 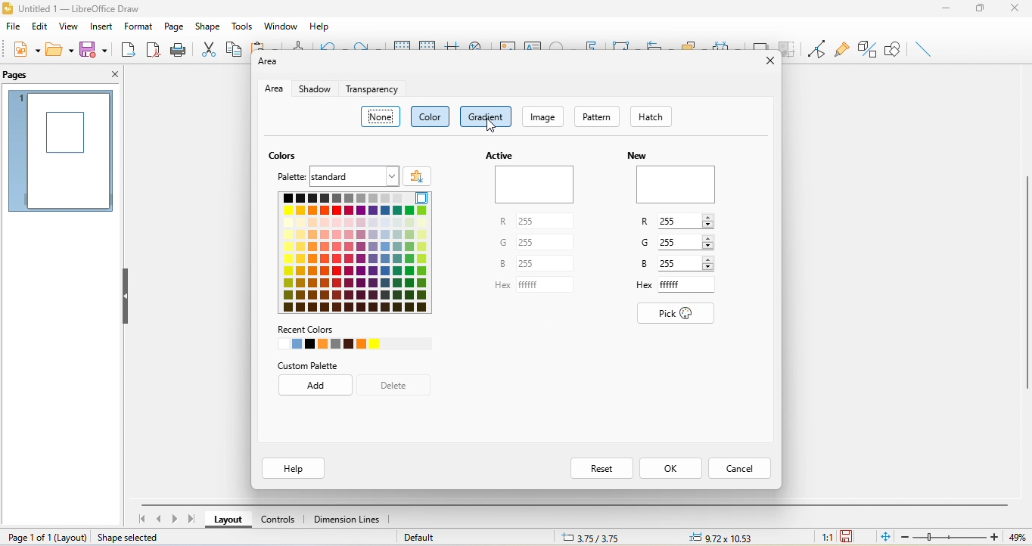 What do you see at coordinates (493, 129) in the screenshot?
I see `cursor movement` at bounding box center [493, 129].